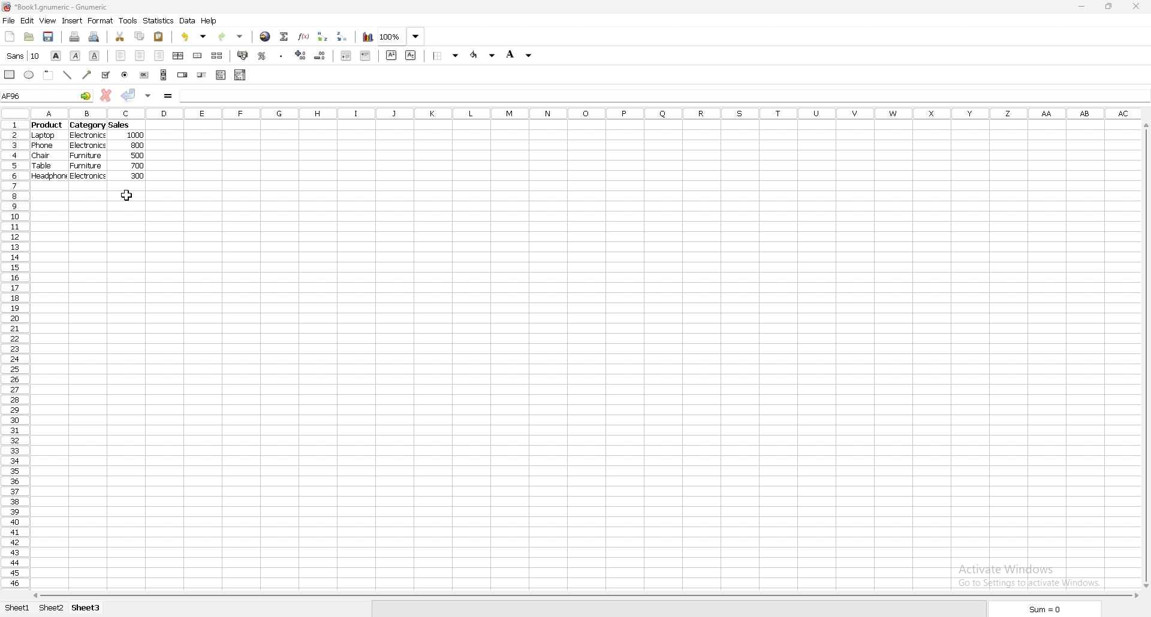  Describe the element at coordinates (121, 56) in the screenshot. I see `left align` at that location.